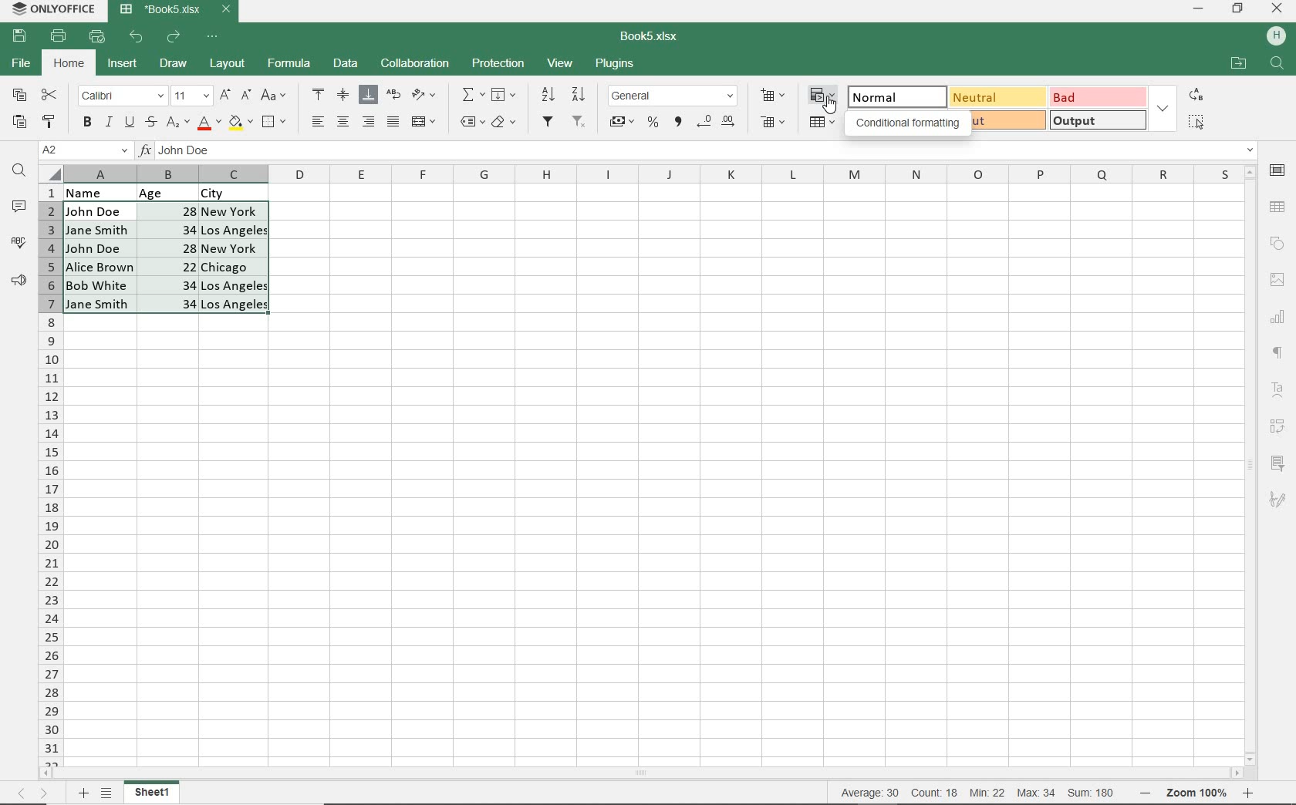 The height and width of the screenshot is (805, 1296). What do you see at coordinates (1278, 170) in the screenshot?
I see `CELL SETTINGS` at bounding box center [1278, 170].